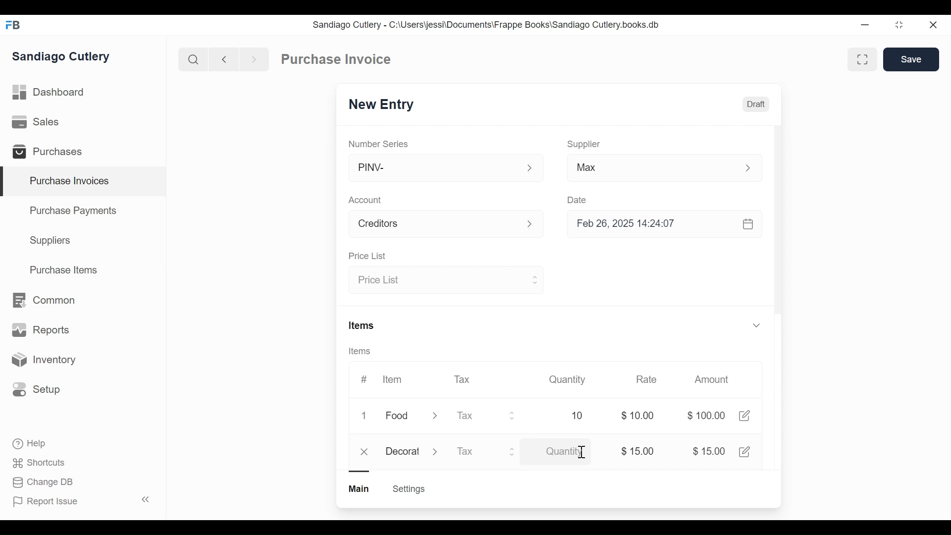 Image resolution: width=951 pixels, height=535 pixels. What do you see at coordinates (513, 416) in the screenshot?
I see `Expand` at bounding box center [513, 416].